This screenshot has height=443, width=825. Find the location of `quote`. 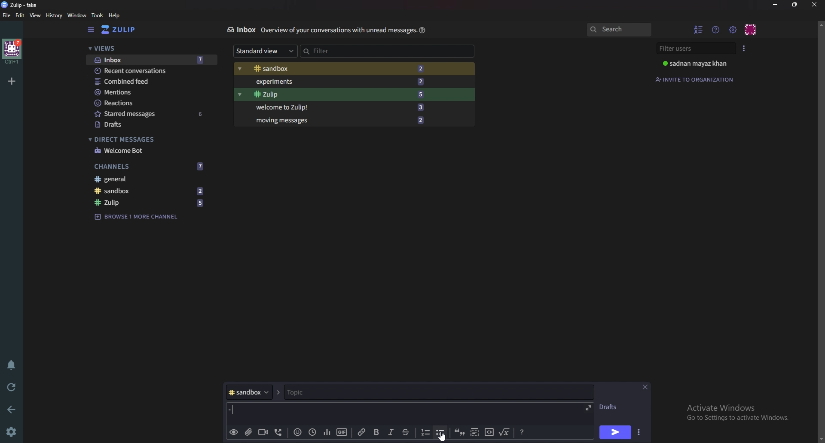

quote is located at coordinates (459, 431).